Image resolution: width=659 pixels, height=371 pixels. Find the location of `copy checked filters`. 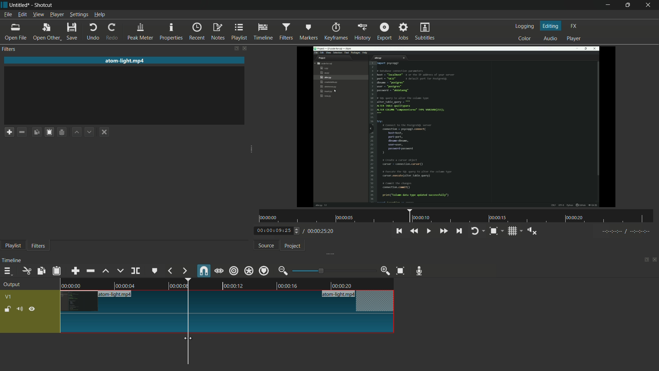

copy checked filters is located at coordinates (38, 132).